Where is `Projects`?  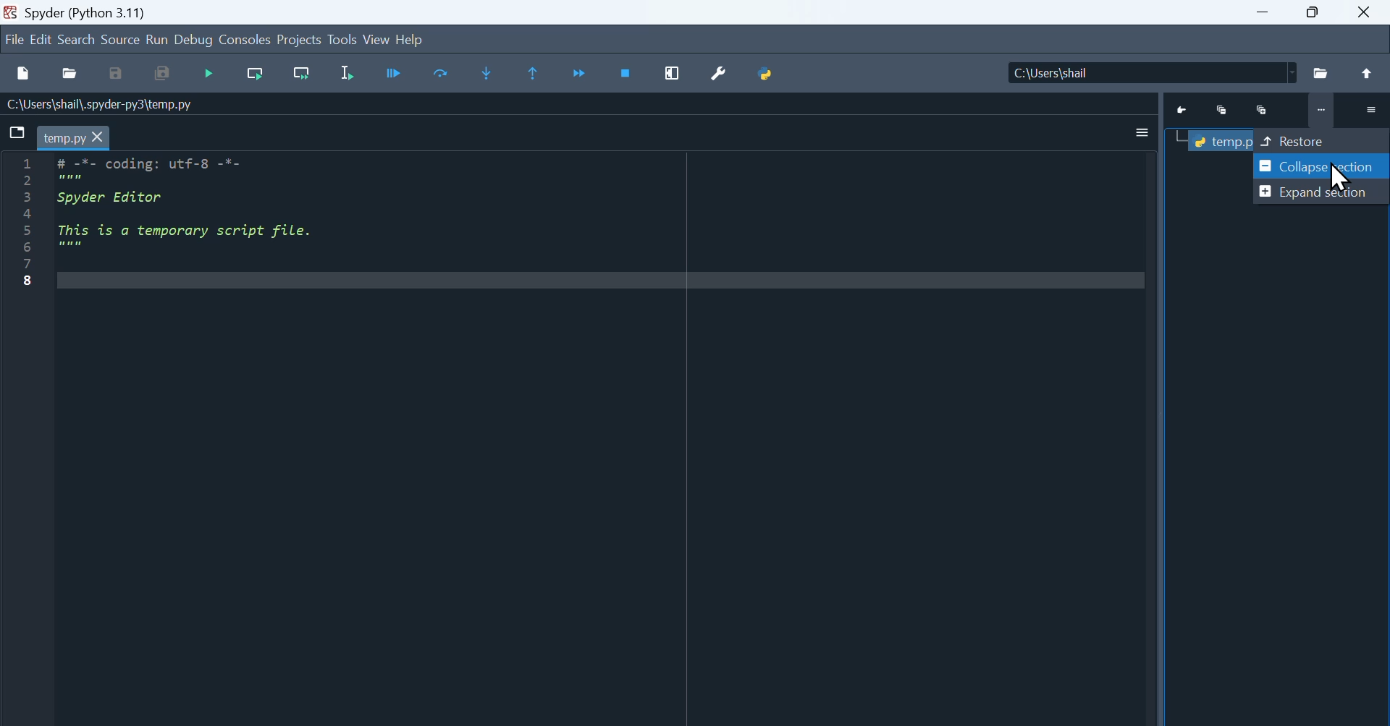 Projects is located at coordinates (298, 40).